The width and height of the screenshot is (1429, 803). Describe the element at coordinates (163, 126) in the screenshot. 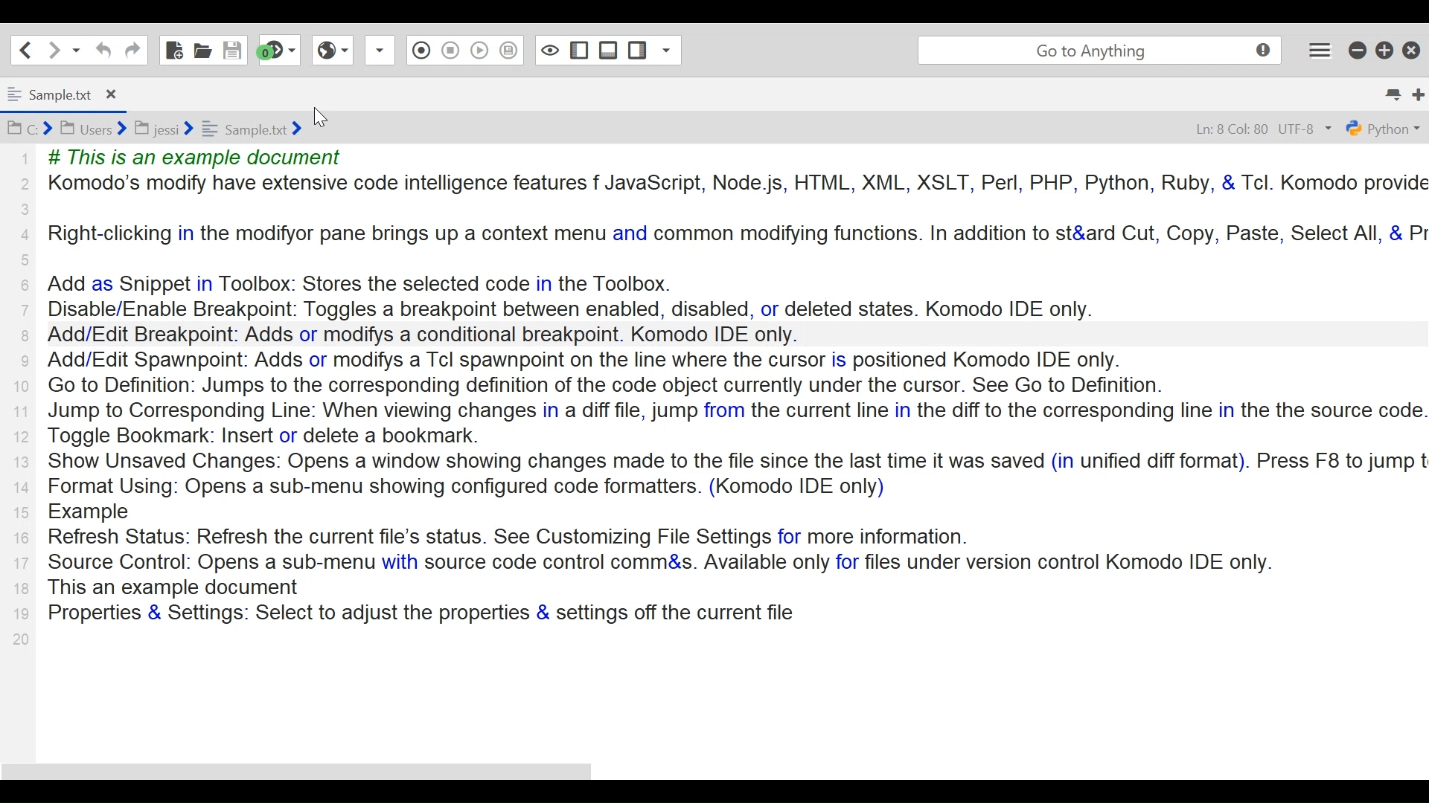

I see `jessi Folder` at that location.